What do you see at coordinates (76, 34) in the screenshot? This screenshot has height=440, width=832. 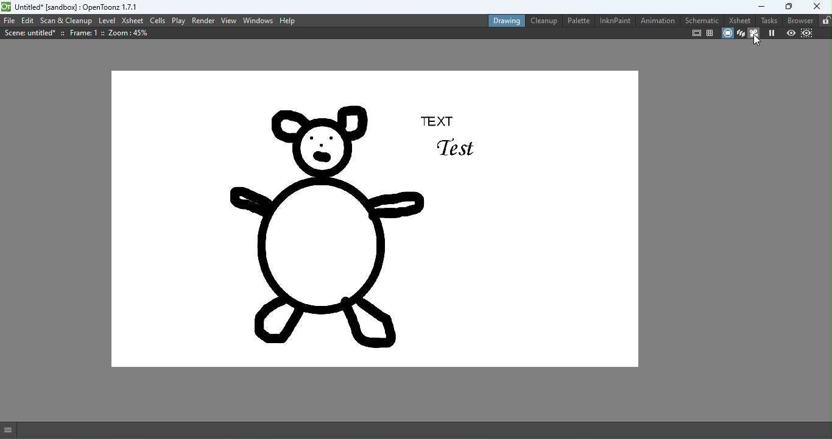 I see `scene details` at bounding box center [76, 34].